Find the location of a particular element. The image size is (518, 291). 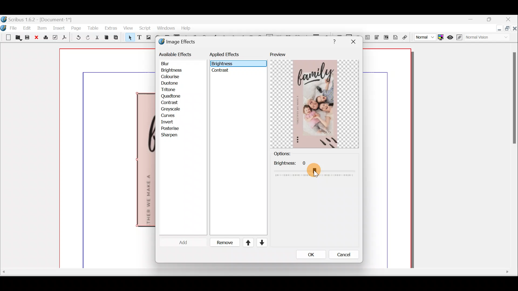

Edit in preview mode is located at coordinates (460, 37).